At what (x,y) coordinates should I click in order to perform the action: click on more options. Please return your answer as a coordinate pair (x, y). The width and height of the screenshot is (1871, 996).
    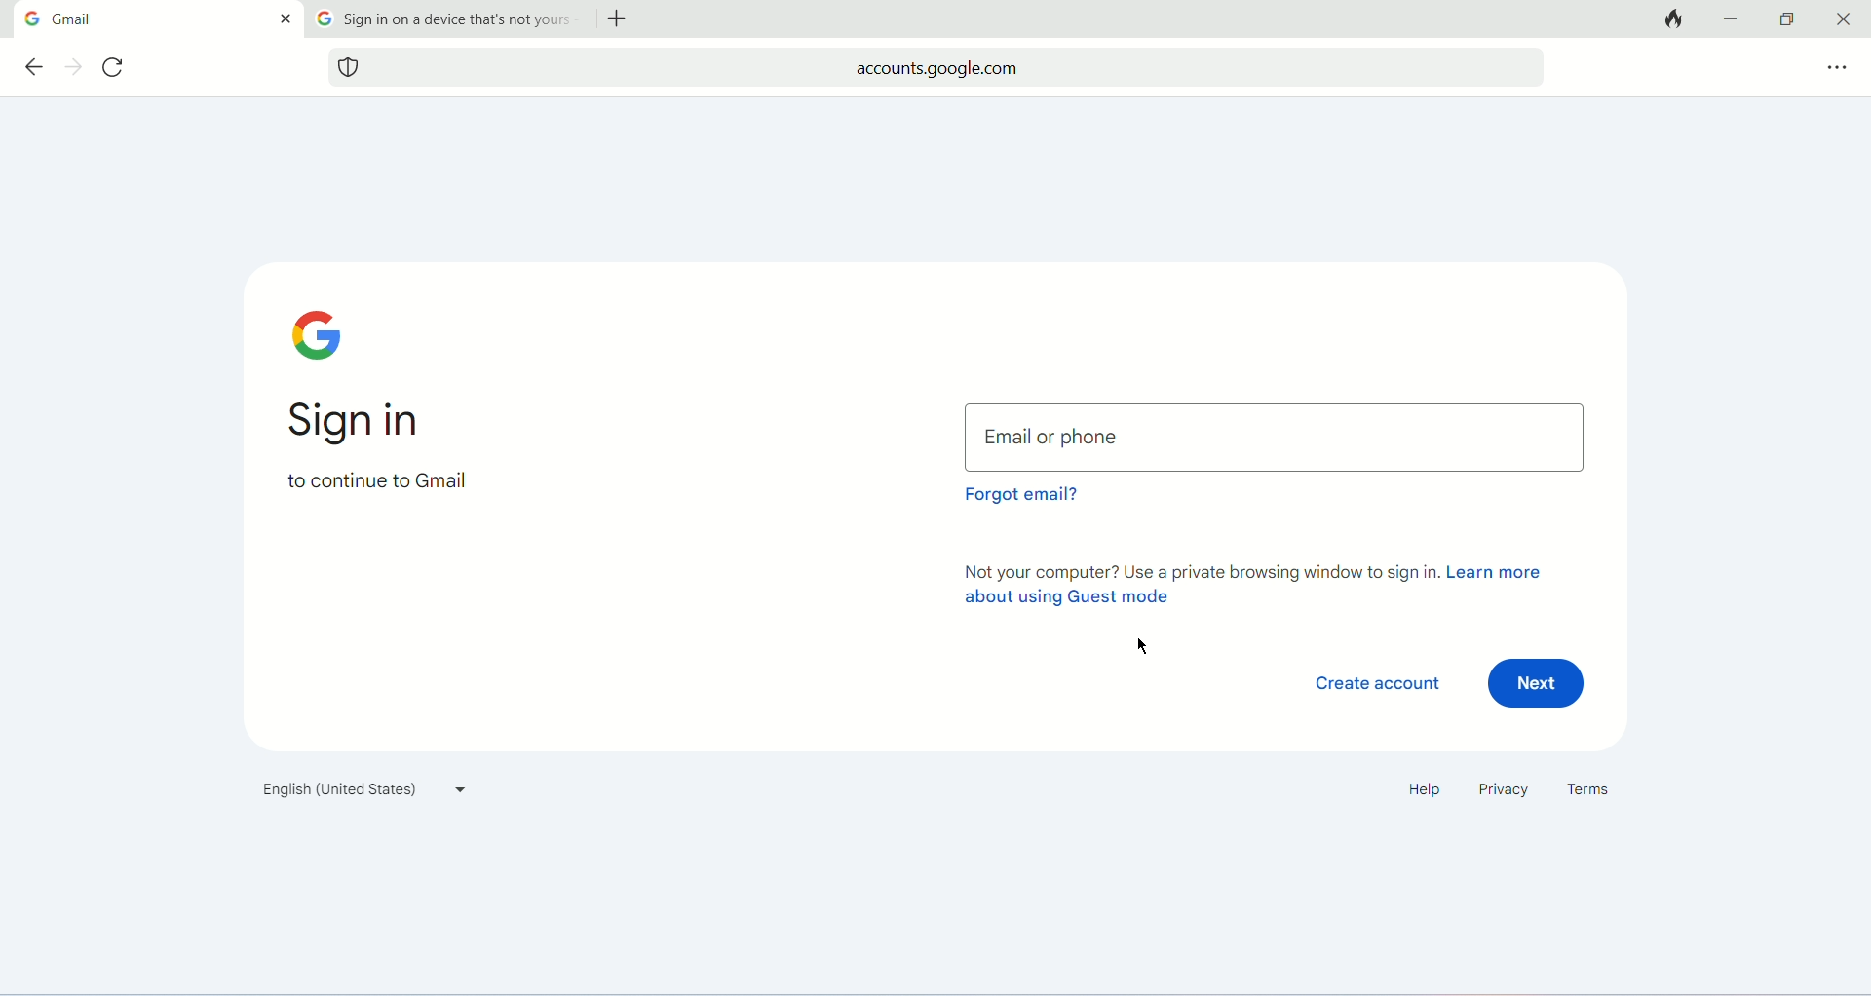
    Looking at the image, I should click on (1834, 66).